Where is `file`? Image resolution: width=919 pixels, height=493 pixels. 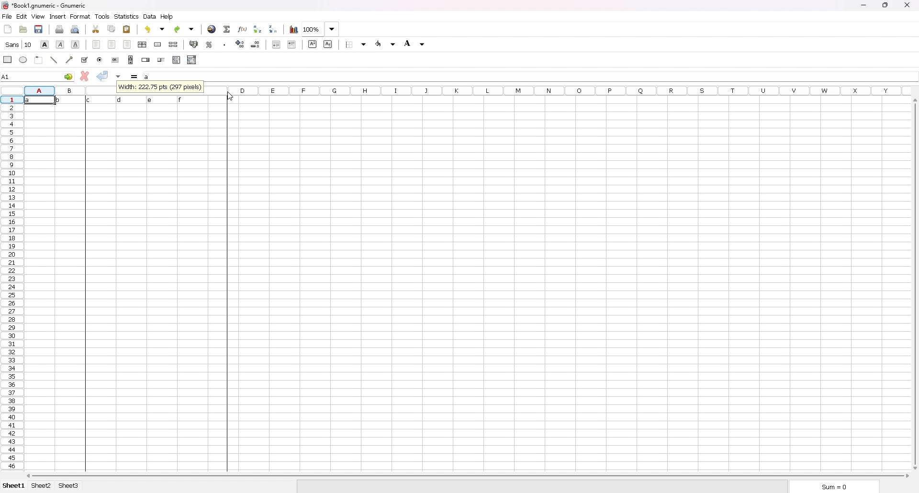 file is located at coordinates (7, 16).